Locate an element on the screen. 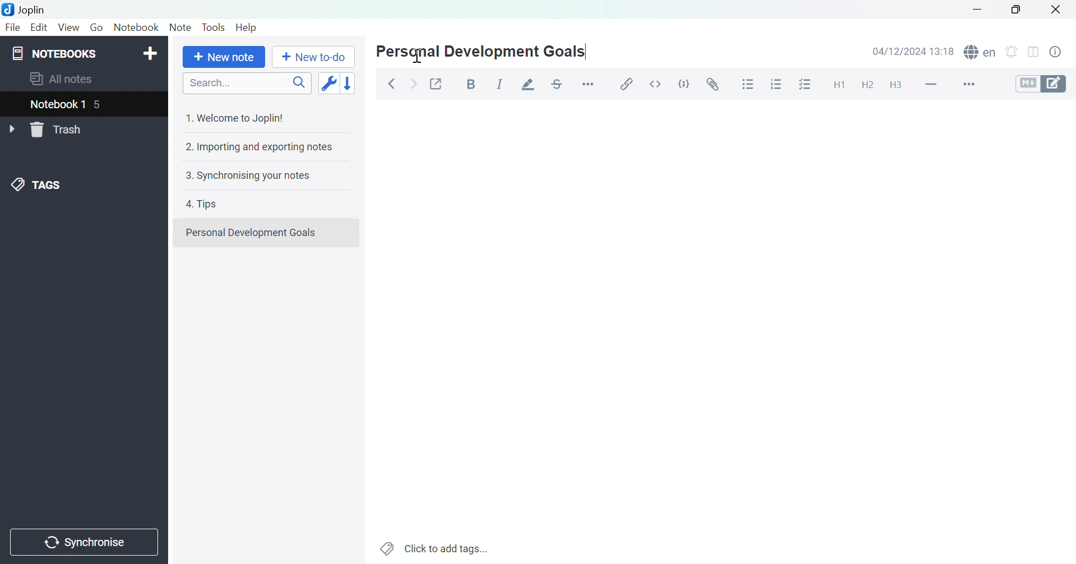 The image size is (1076, 564). Toggle sort order field is located at coordinates (327, 82).